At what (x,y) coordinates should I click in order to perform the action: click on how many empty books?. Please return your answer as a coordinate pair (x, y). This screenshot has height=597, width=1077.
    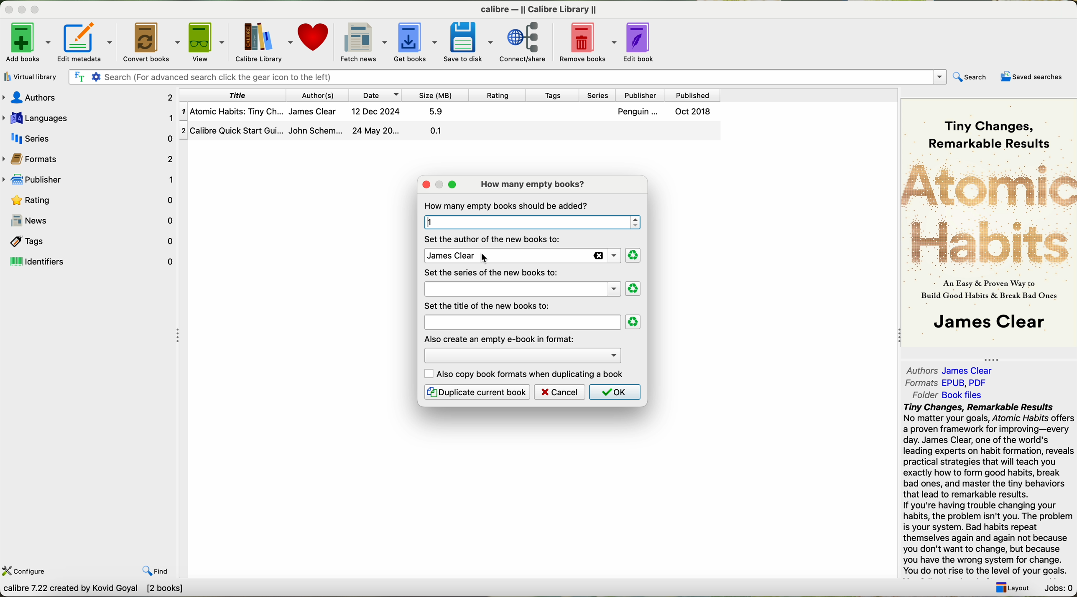
    Looking at the image, I should click on (535, 184).